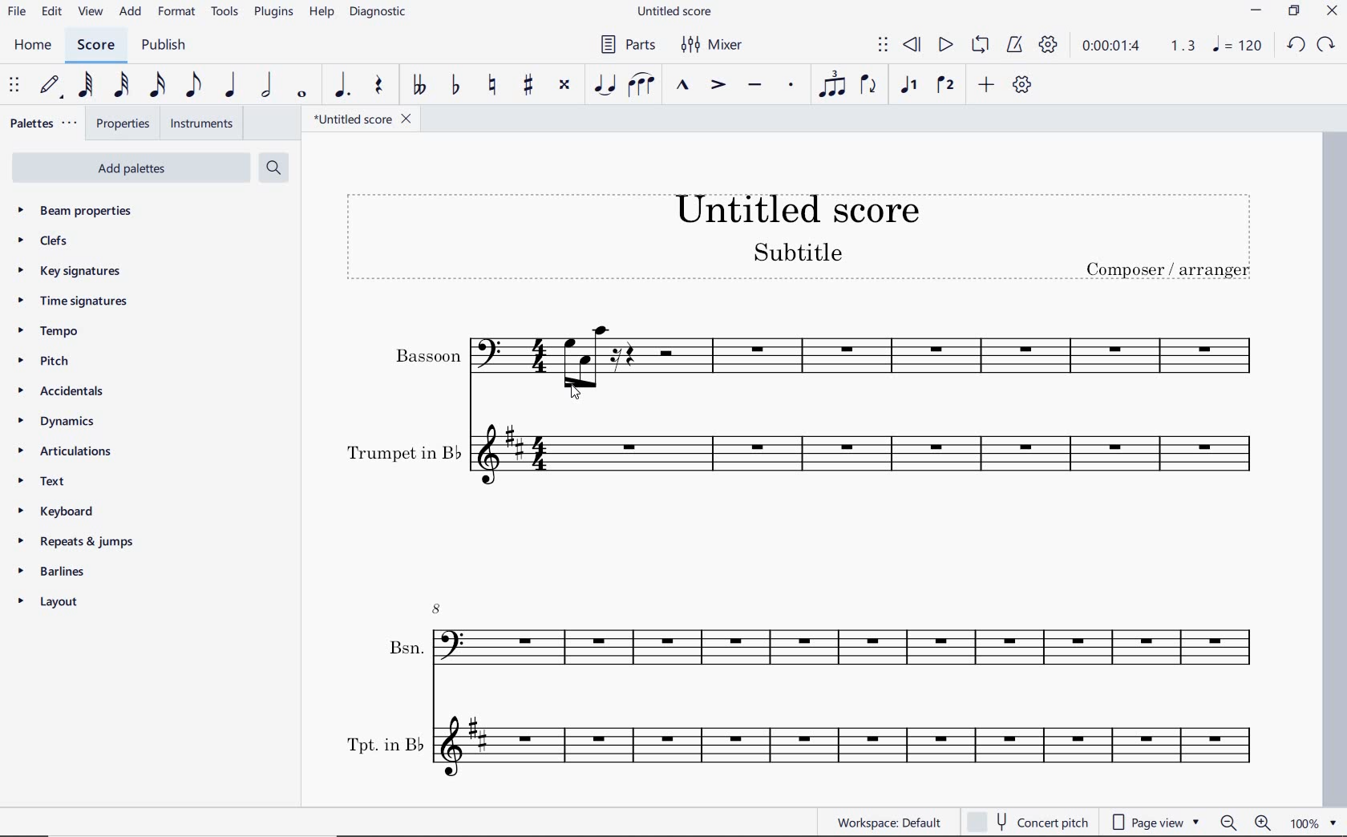 Image resolution: width=1347 pixels, height=837 pixels. What do you see at coordinates (16, 13) in the screenshot?
I see `file` at bounding box center [16, 13].